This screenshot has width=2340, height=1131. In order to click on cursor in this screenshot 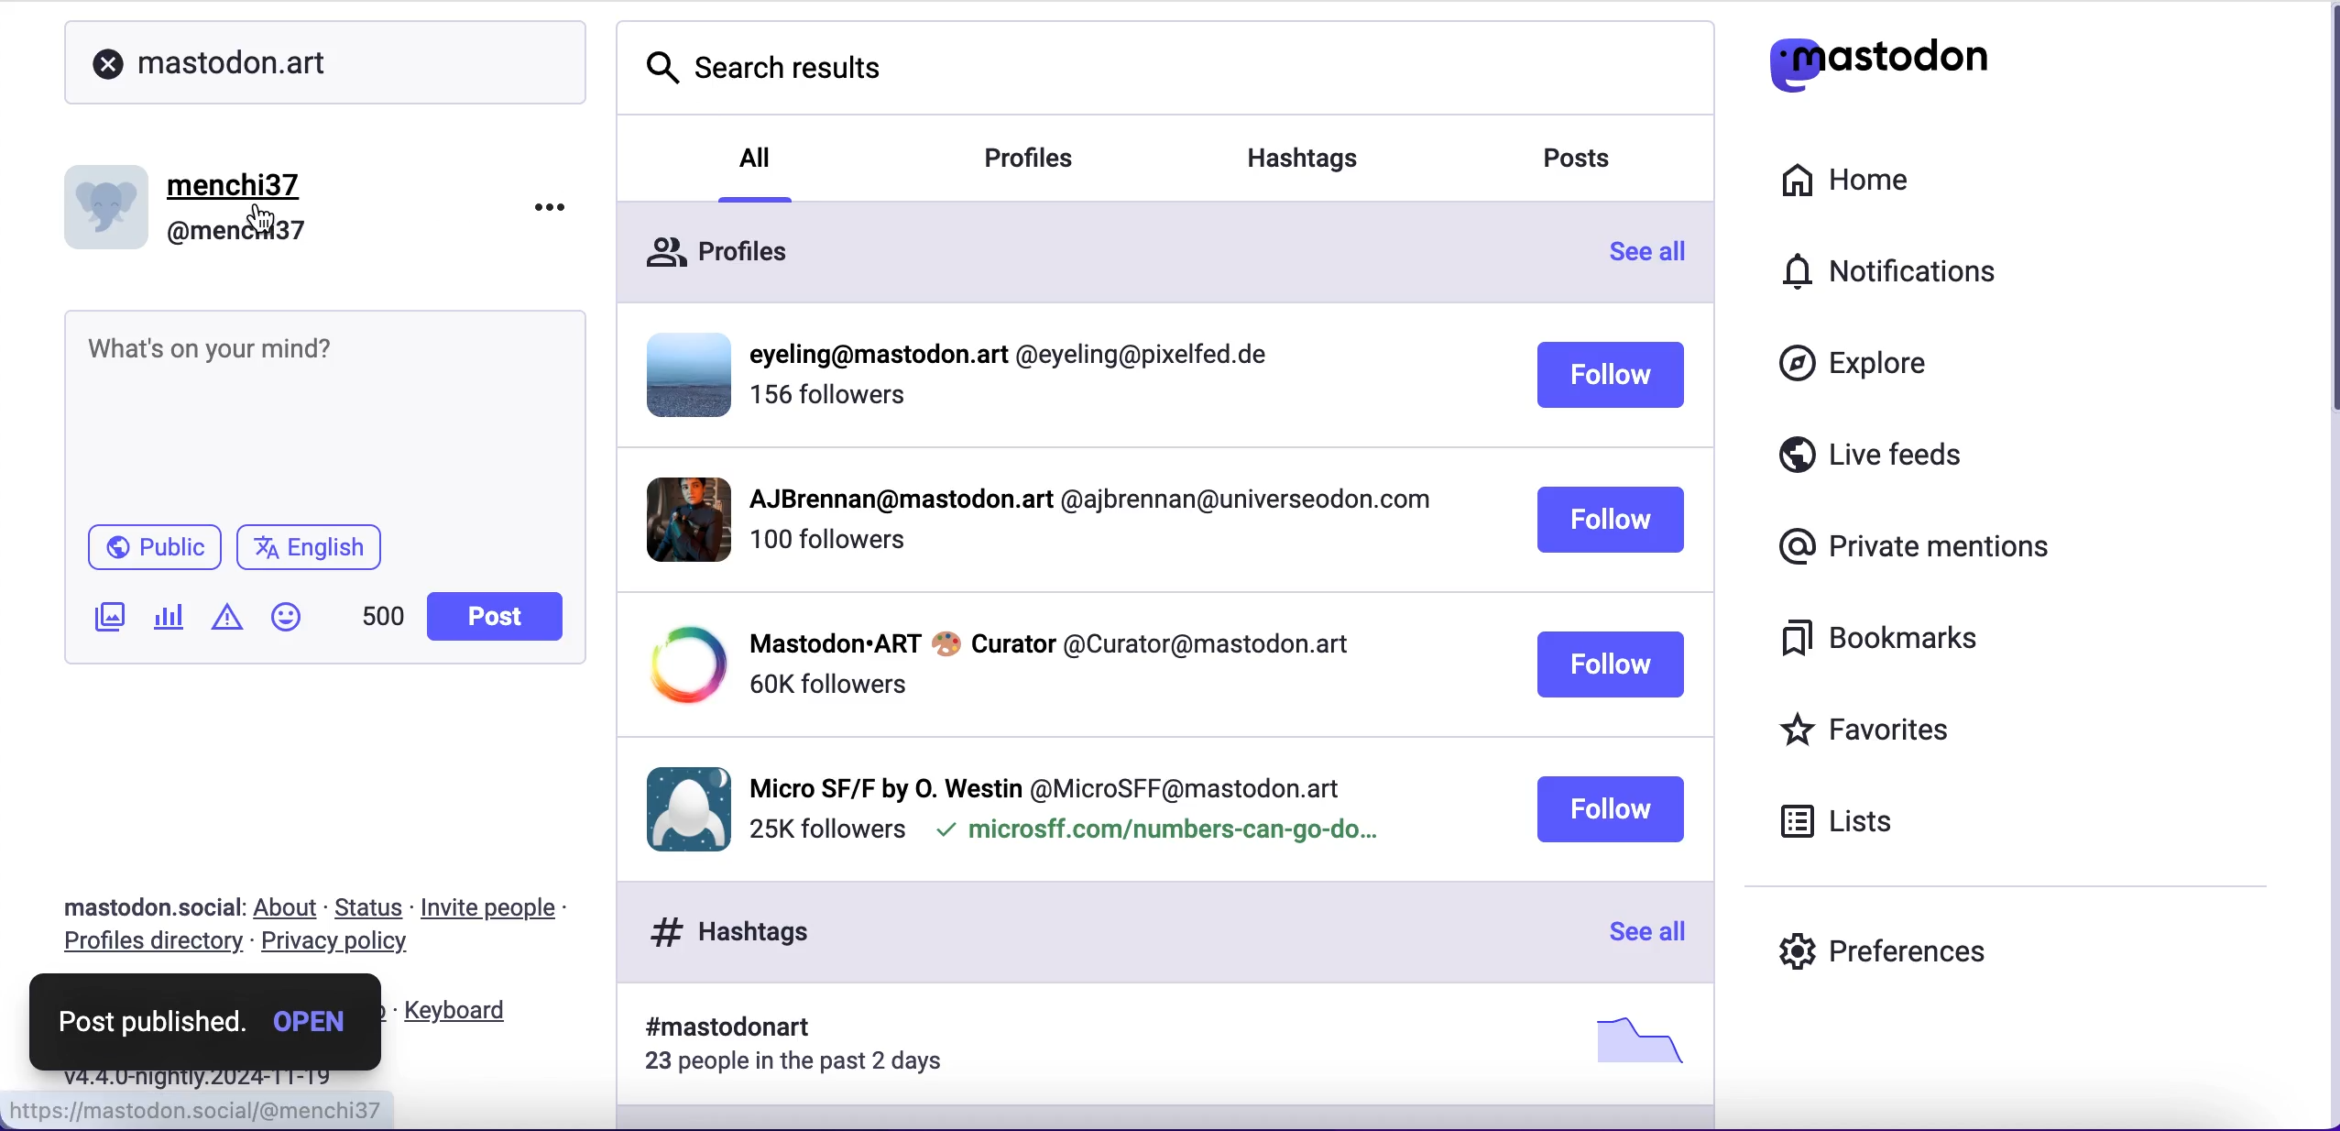, I will do `click(259, 217)`.